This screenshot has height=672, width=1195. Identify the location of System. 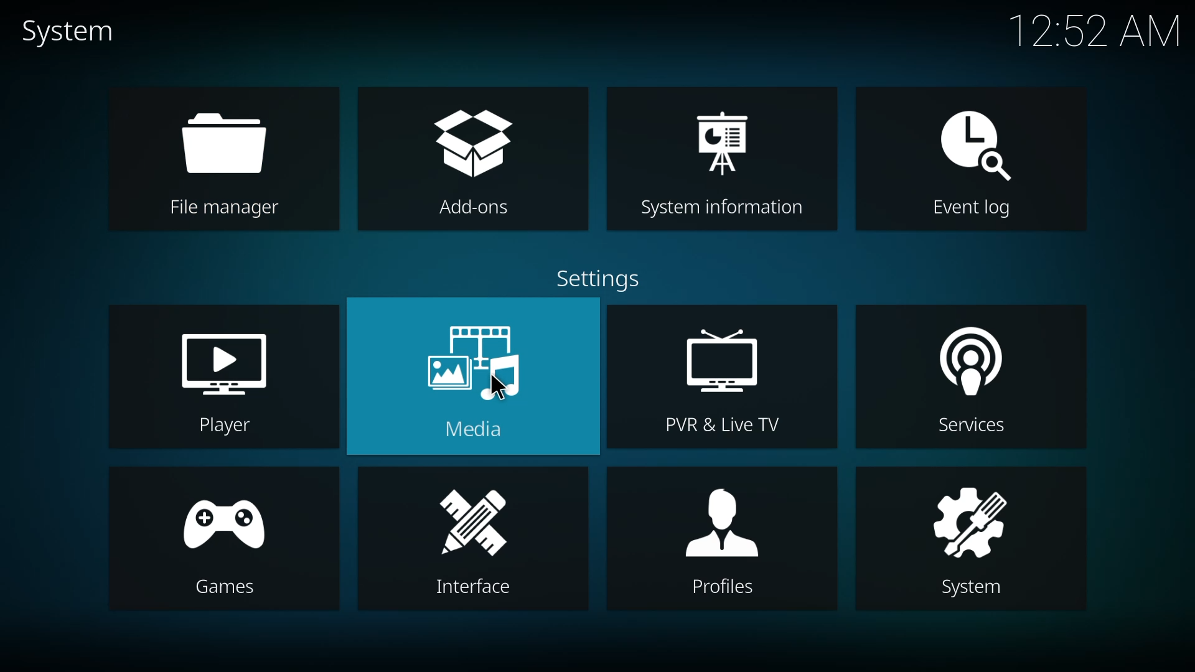
(958, 589).